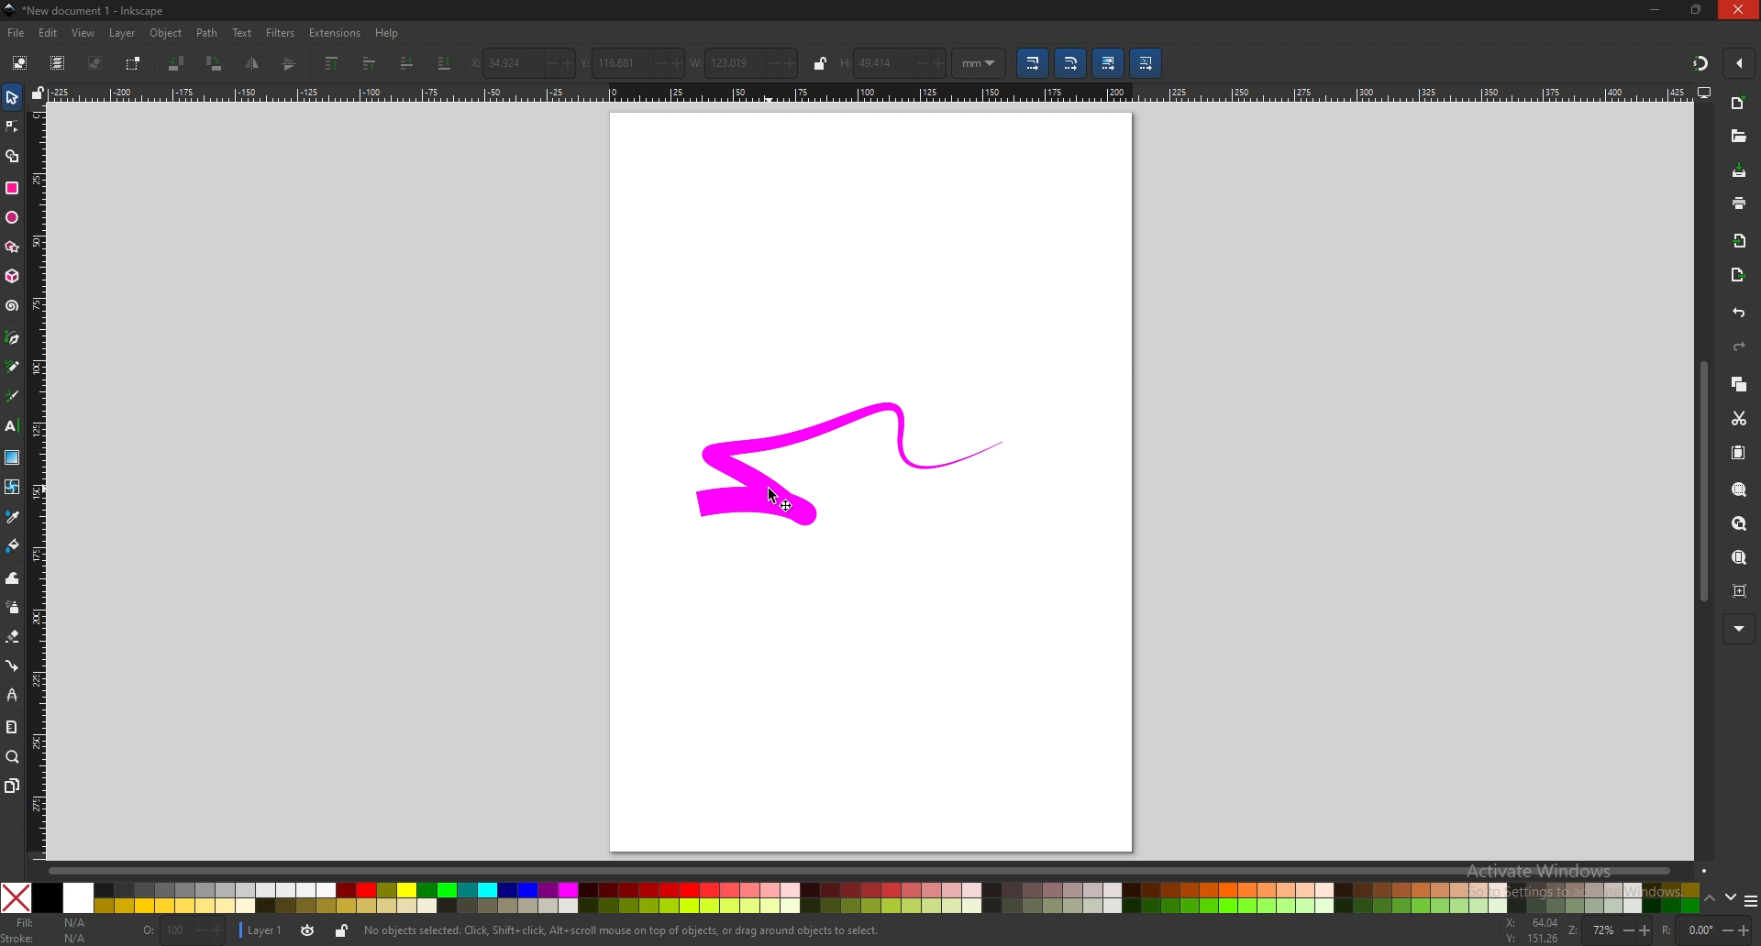 Image resolution: width=1761 pixels, height=946 pixels. I want to click on scroll bar, so click(1704, 483).